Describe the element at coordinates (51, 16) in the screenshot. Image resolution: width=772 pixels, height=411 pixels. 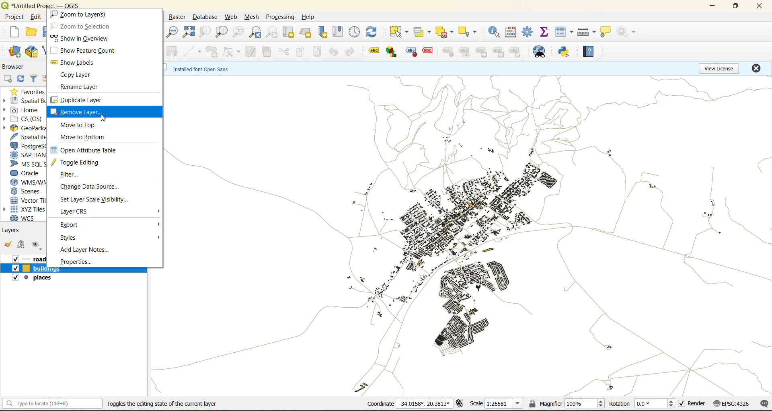
I see `view` at that location.